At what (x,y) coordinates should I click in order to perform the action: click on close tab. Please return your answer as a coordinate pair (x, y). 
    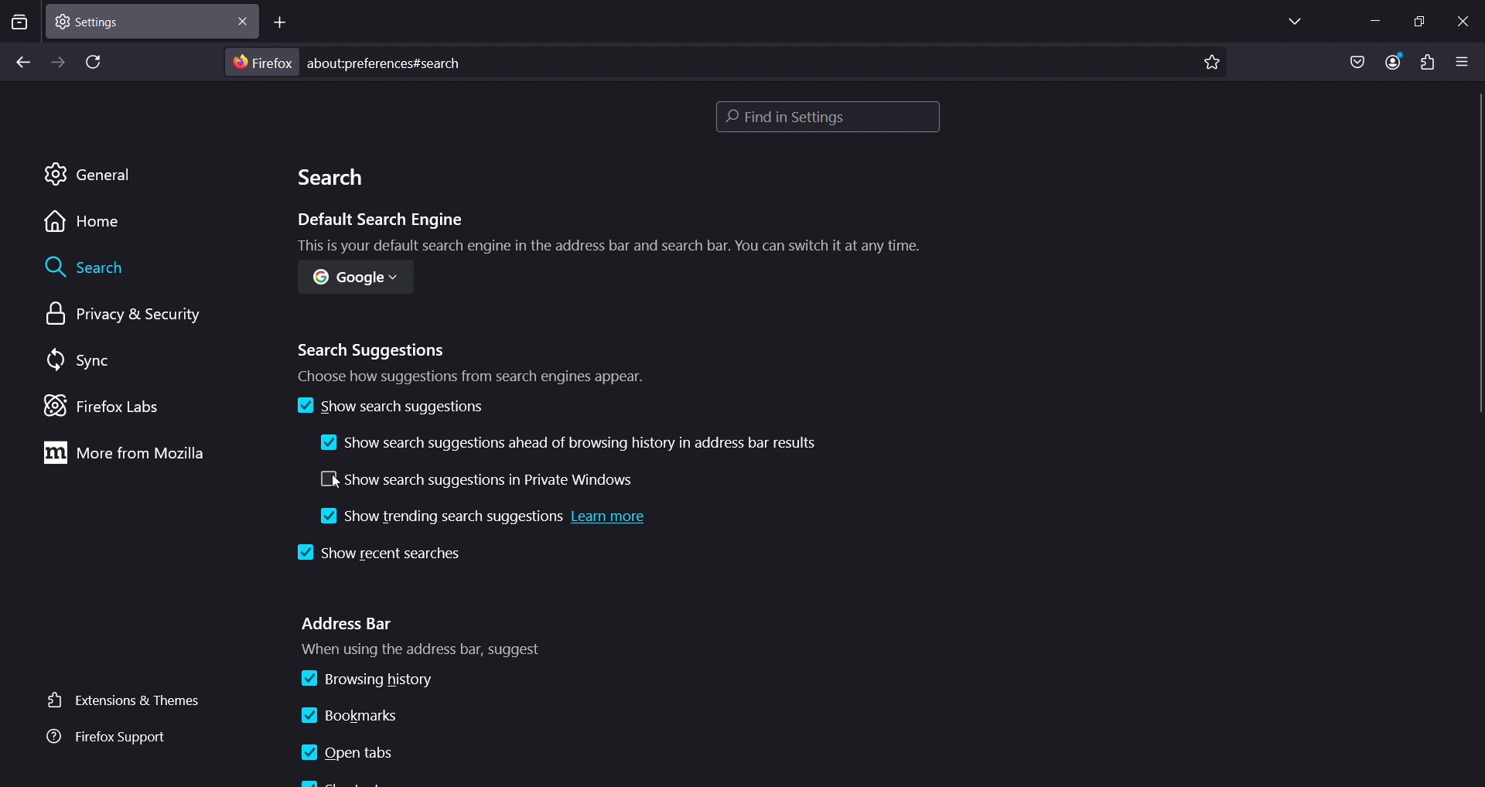
    Looking at the image, I should click on (141, 19).